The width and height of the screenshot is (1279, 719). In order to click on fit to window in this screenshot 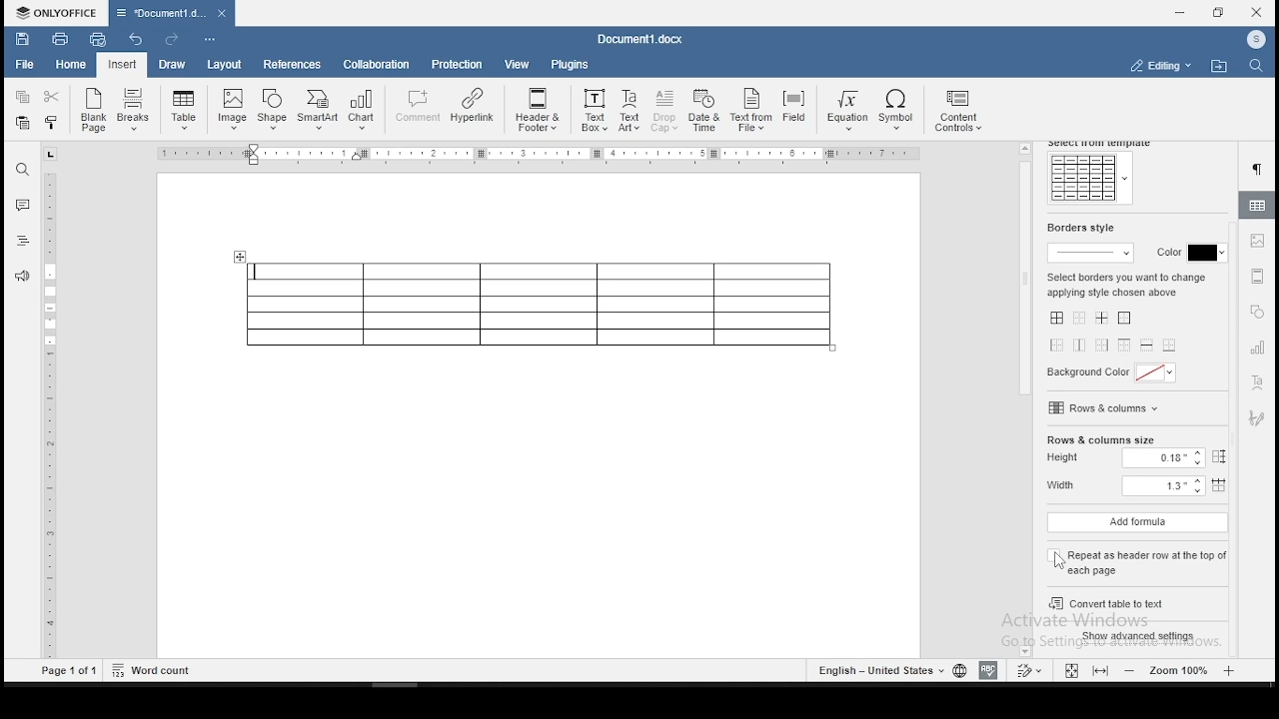, I will do `click(1070, 670)`.